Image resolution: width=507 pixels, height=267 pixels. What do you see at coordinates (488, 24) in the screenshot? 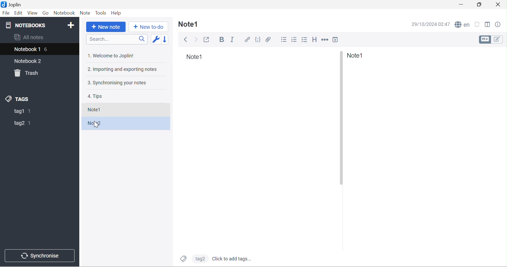
I see `Toggle editor layout` at bounding box center [488, 24].